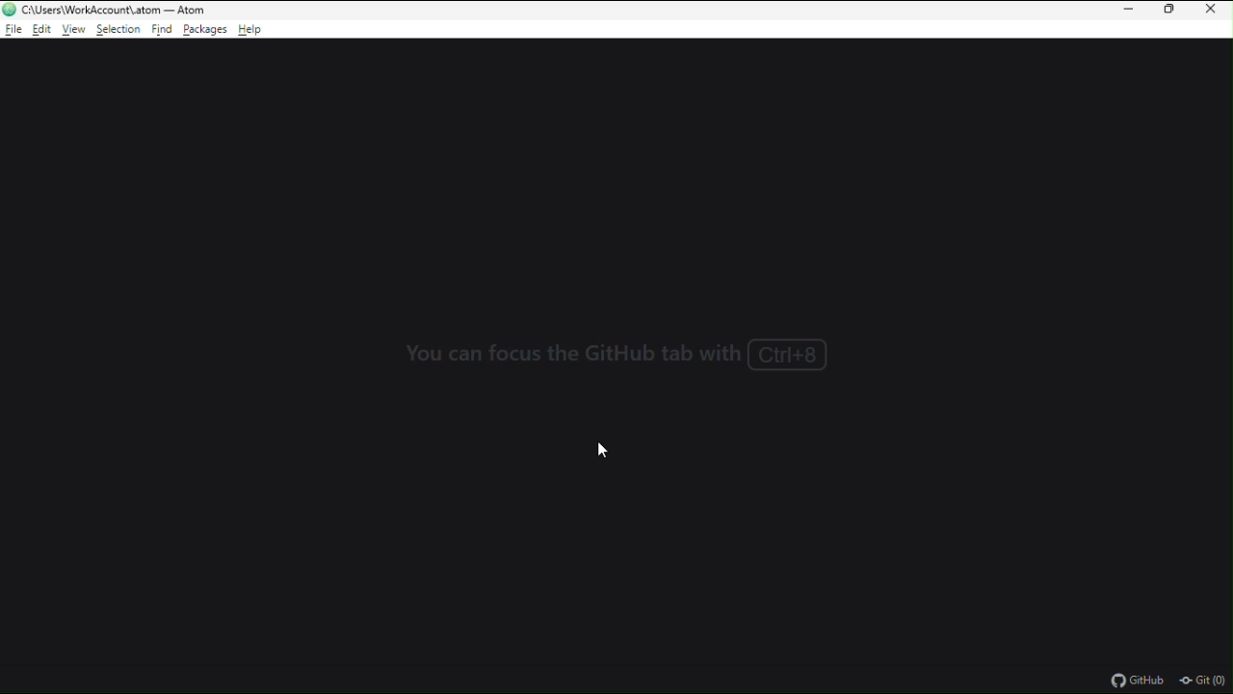 Image resolution: width=1233 pixels, height=694 pixels. Describe the element at coordinates (13, 30) in the screenshot. I see `File` at that location.